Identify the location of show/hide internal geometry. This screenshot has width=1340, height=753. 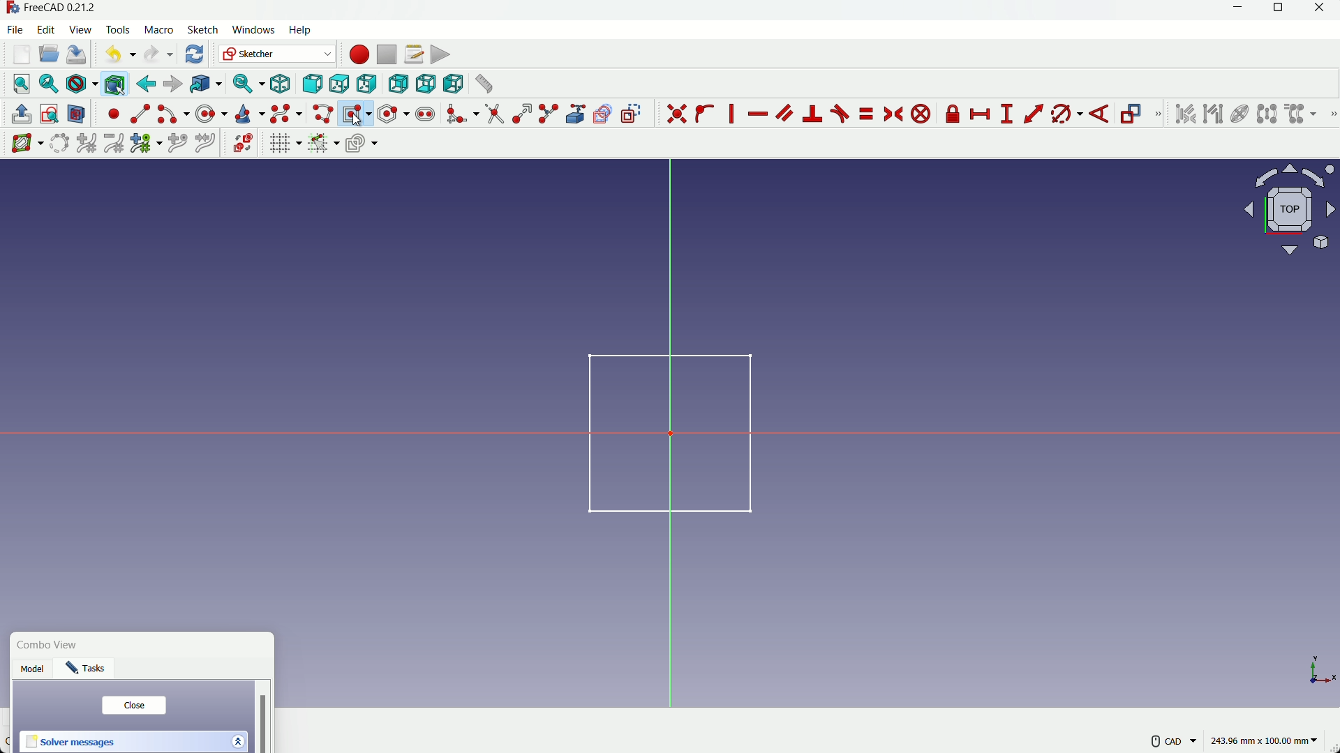
(1238, 114).